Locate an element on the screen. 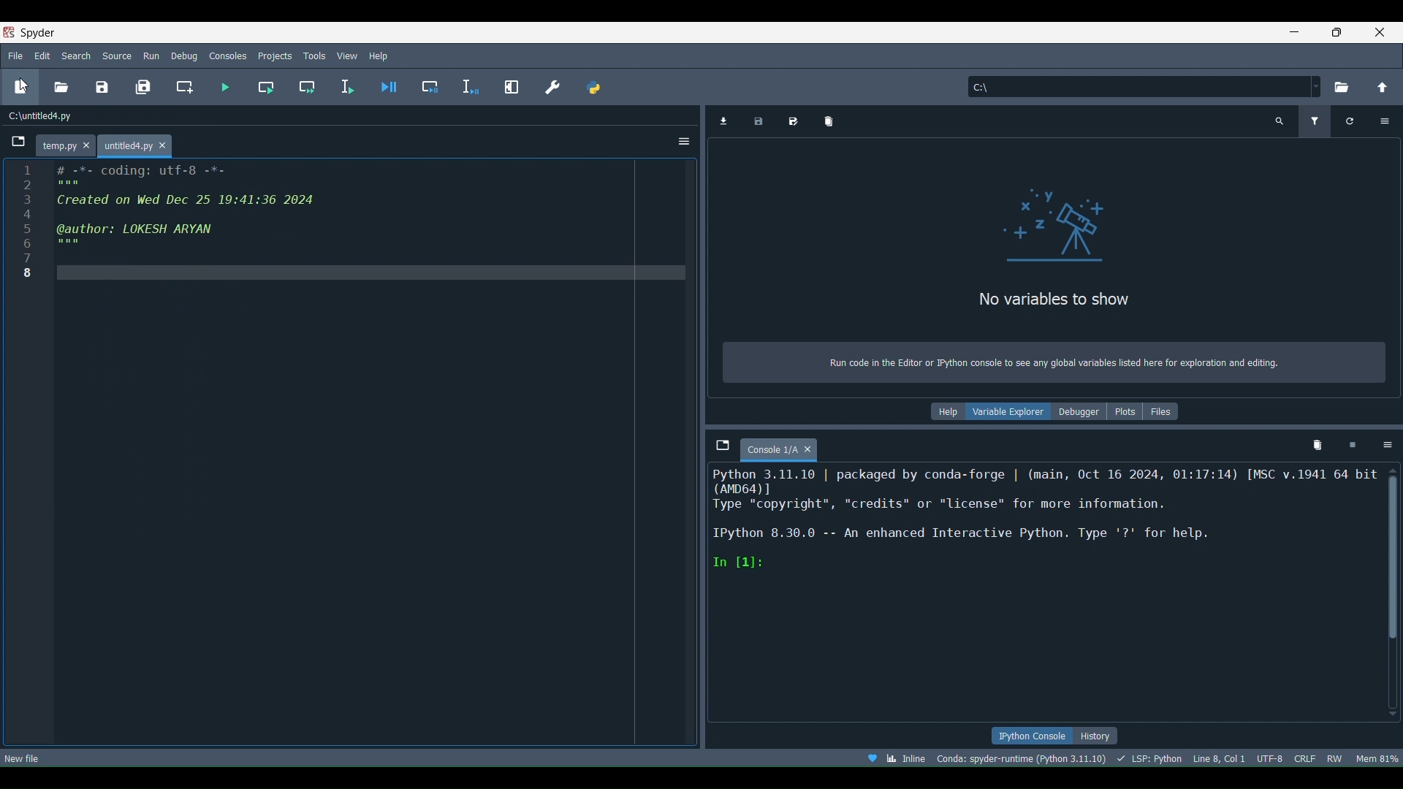 The image size is (1403, 789). Help is located at coordinates (383, 54).